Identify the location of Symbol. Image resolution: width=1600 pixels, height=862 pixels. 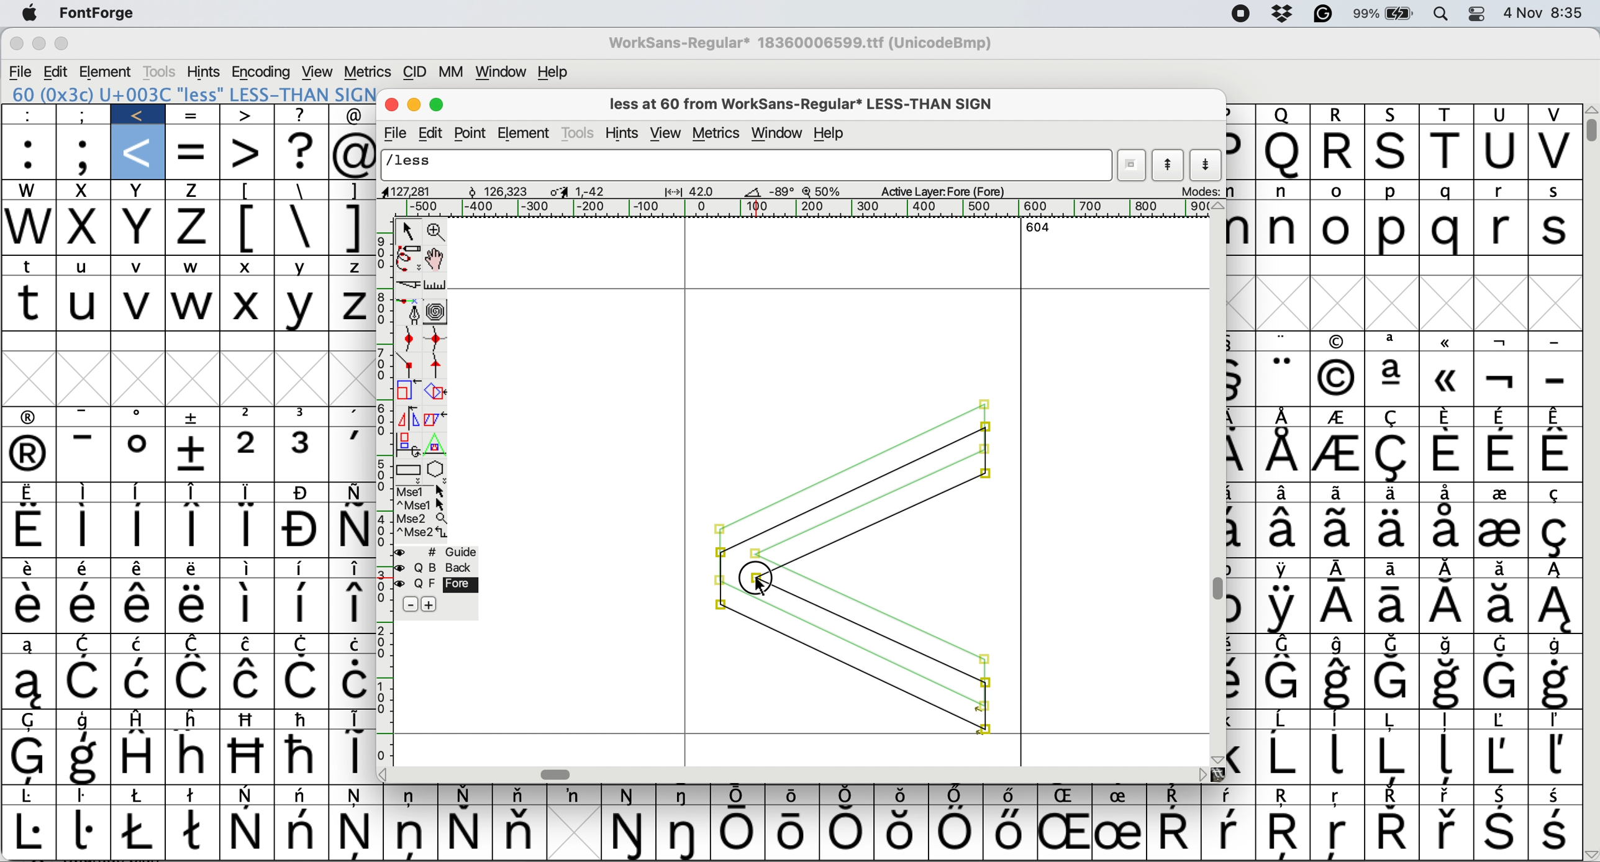
(348, 605).